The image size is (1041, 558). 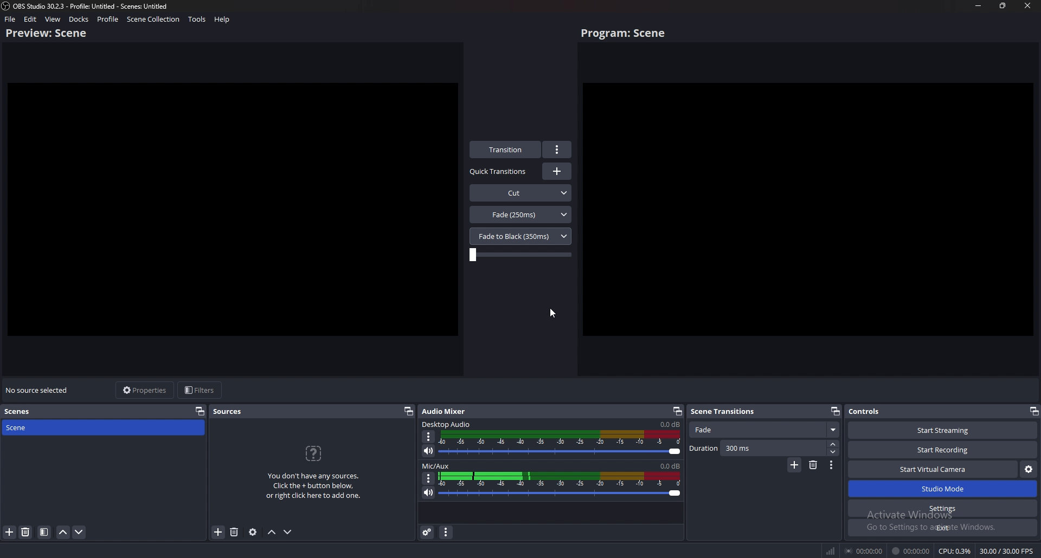 What do you see at coordinates (835, 411) in the screenshot?
I see `Pop out` at bounding box center [835, 411].